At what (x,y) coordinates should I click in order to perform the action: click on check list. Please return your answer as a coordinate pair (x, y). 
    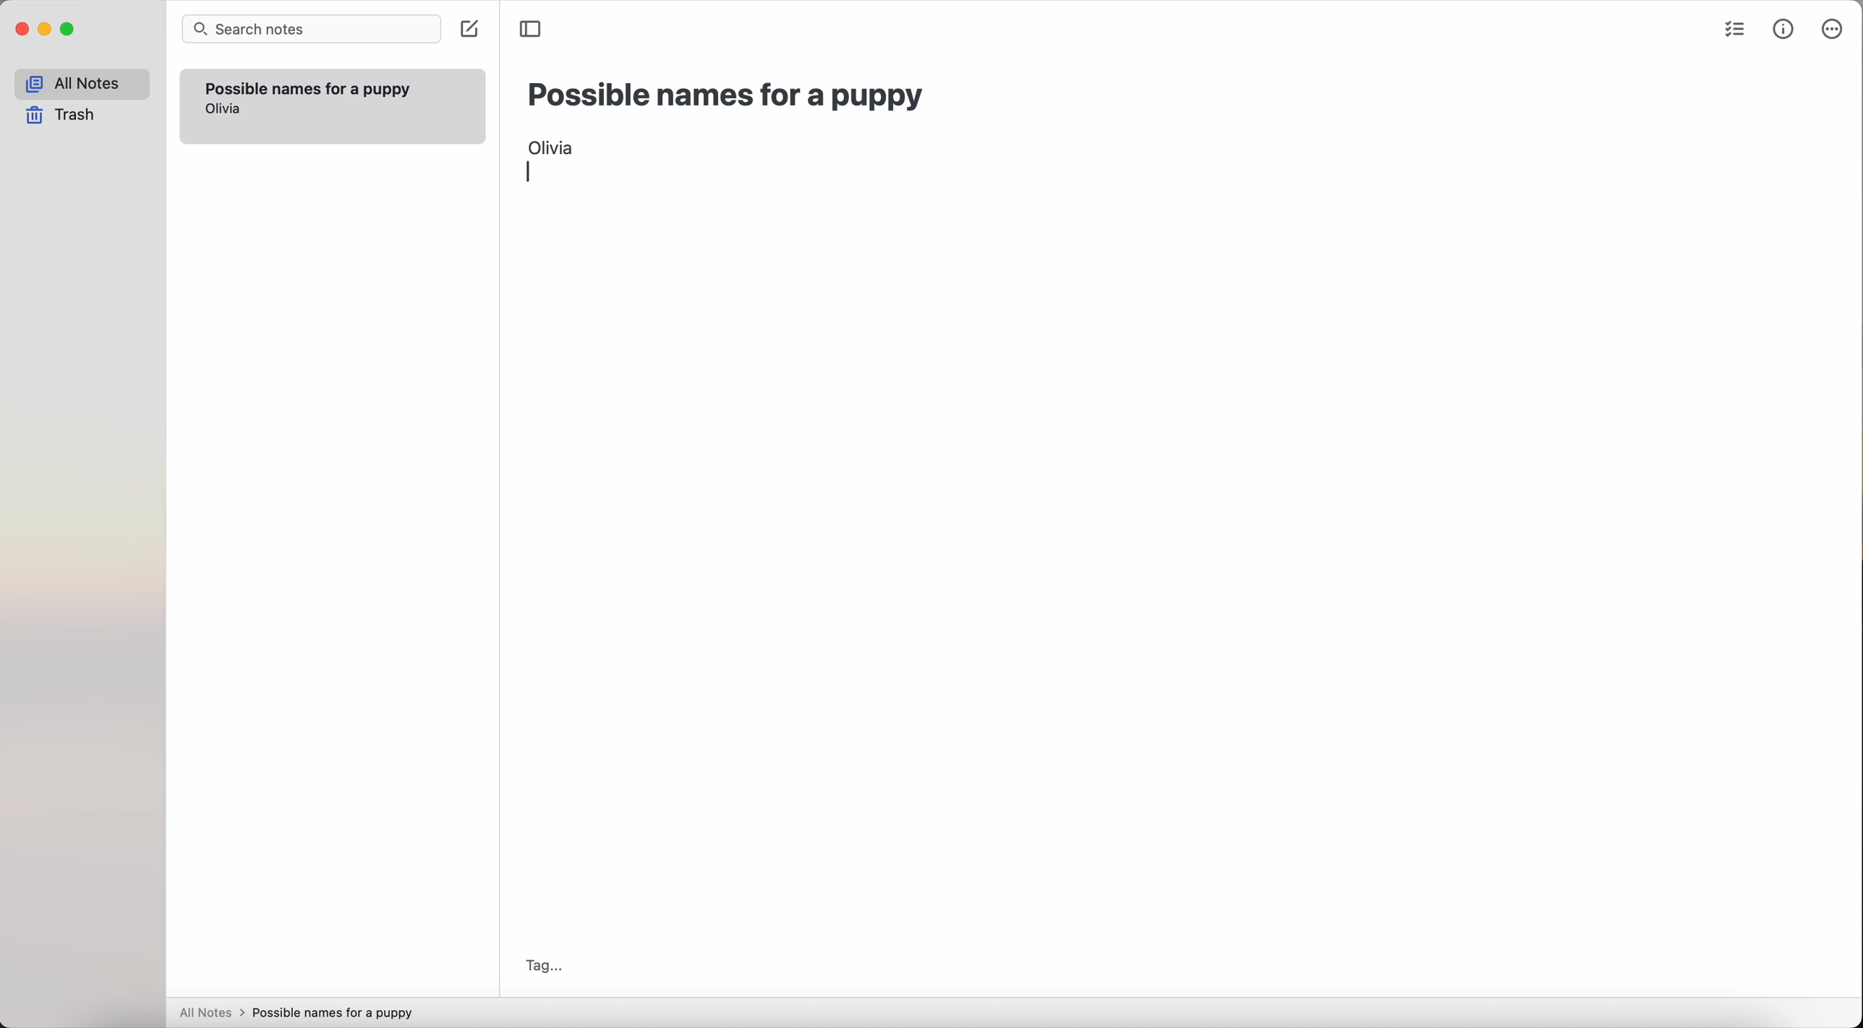
    Looking at the image, I should click on (1734, 31).